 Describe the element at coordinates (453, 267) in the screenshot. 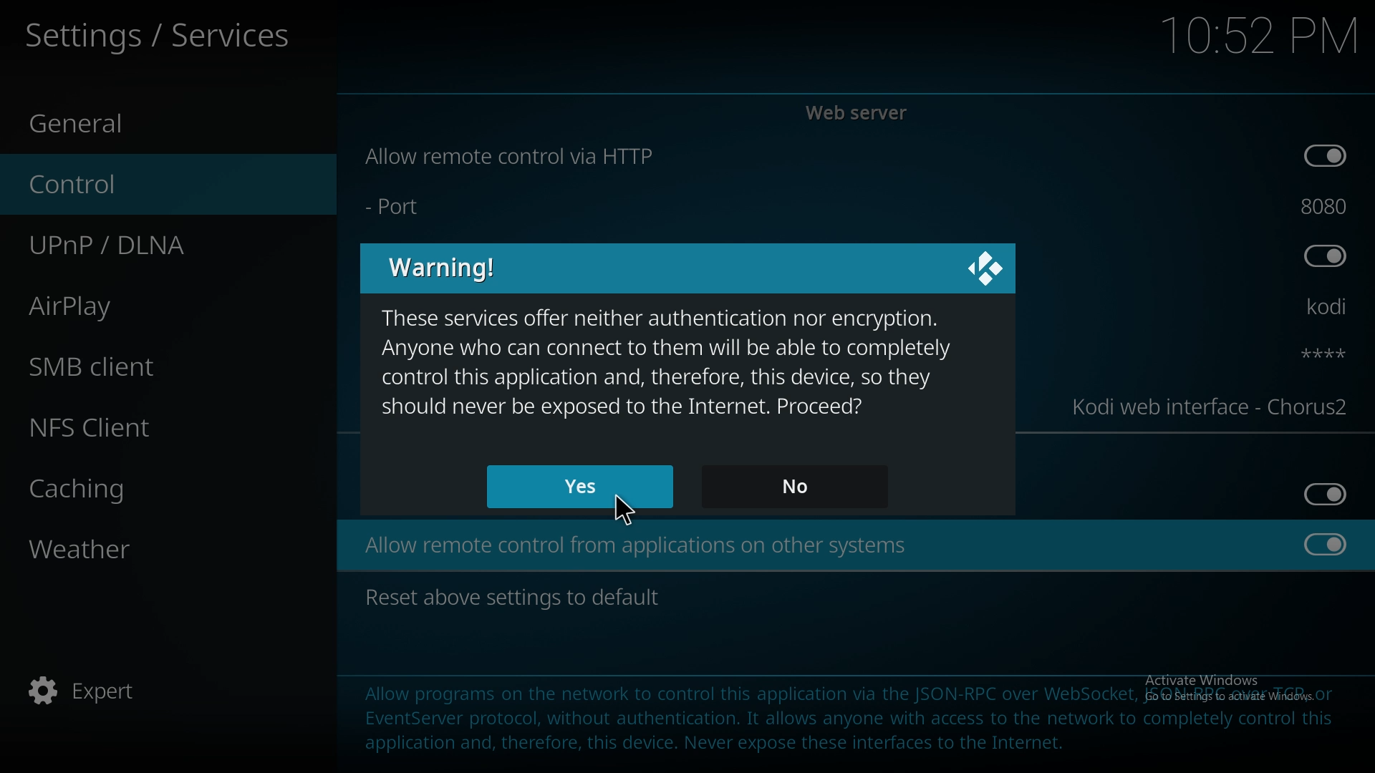

I see `warning` at that location.